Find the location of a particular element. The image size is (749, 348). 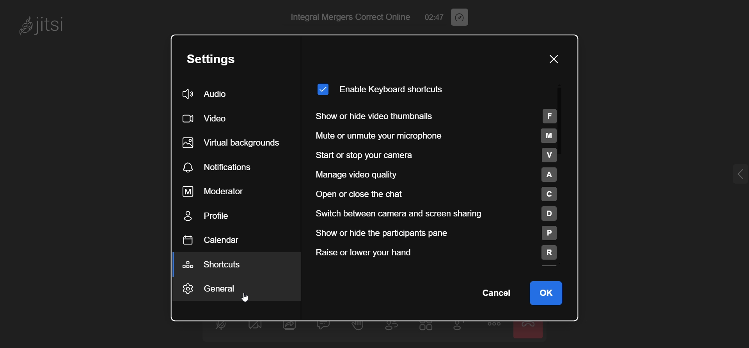

Ok is located at coordinates (547, 294).